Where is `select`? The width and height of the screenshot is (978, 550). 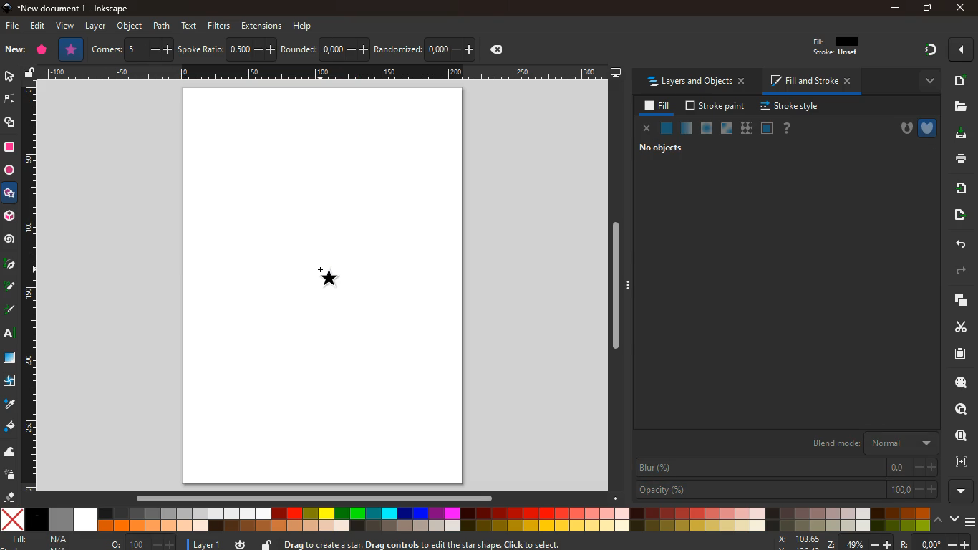
select is located at coordinates (11, 78).